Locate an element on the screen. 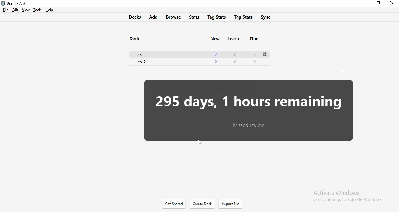  browse is located at coordinates (174, 17).